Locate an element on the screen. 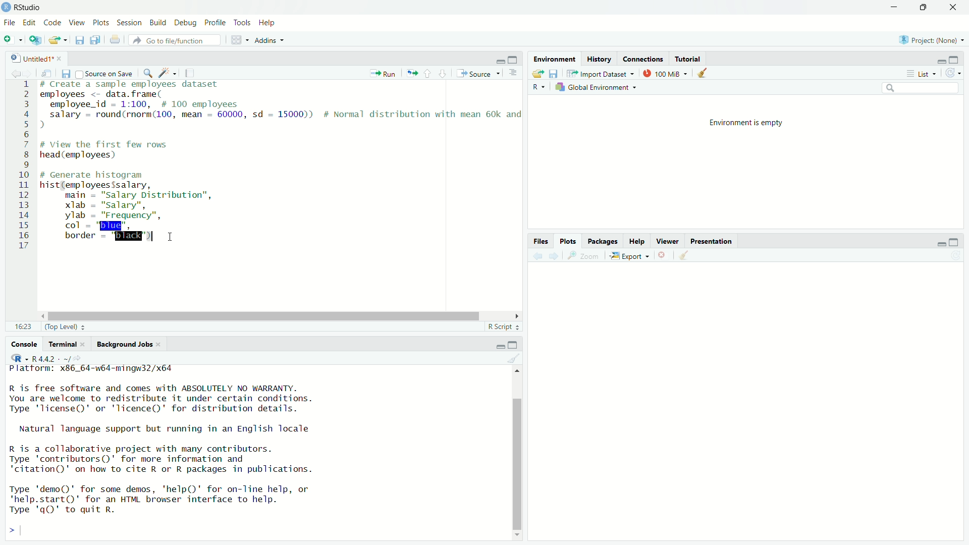 Image resolution: width=969 pixels, height=545 pixels. Help is located at coordinates (268, 24).